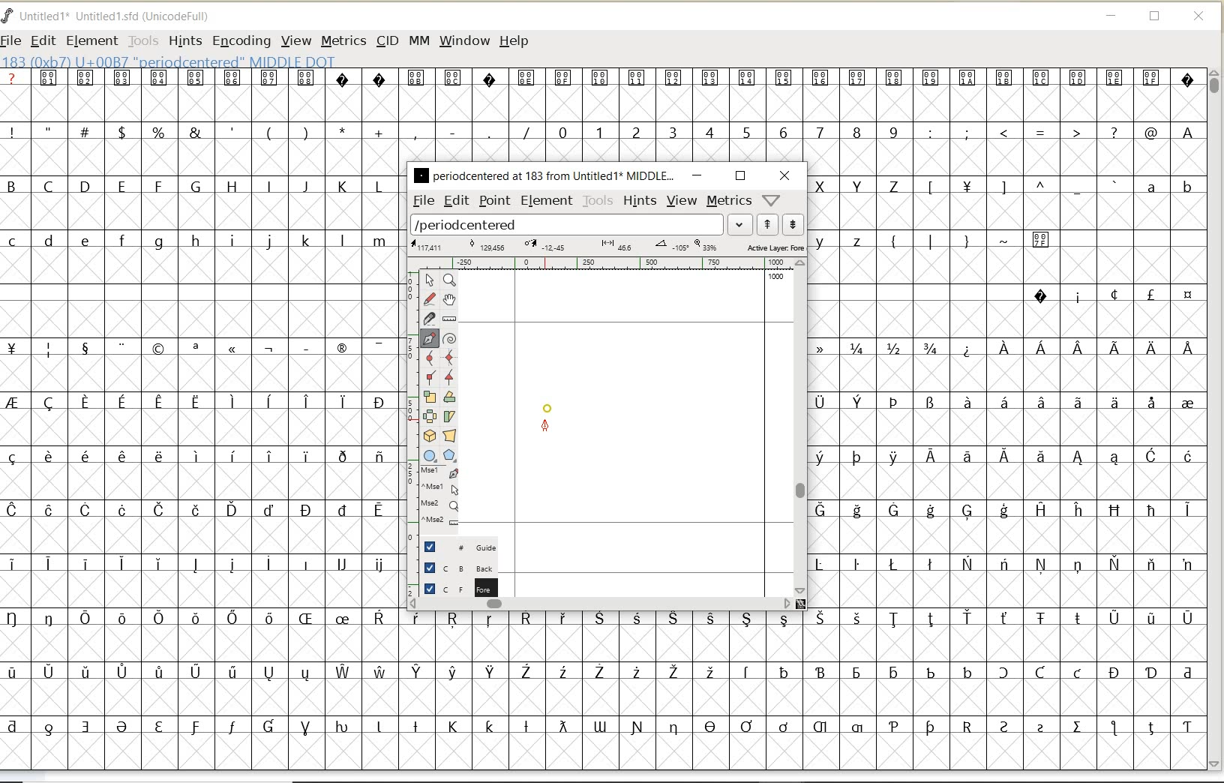 The height and width of the screenshot is (783, 1224). I want to click on tools, so click(598, 201).